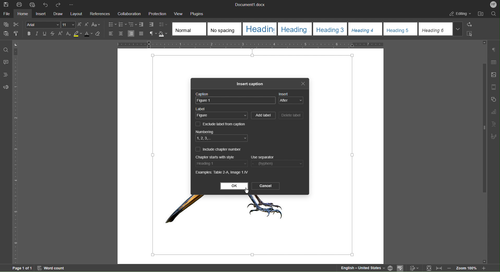 This screenshot has width=500, height=272. What do you see at coordinates (401, 29) in the screenshot?
I see `Heading 5` at bounding box center [401, 29].